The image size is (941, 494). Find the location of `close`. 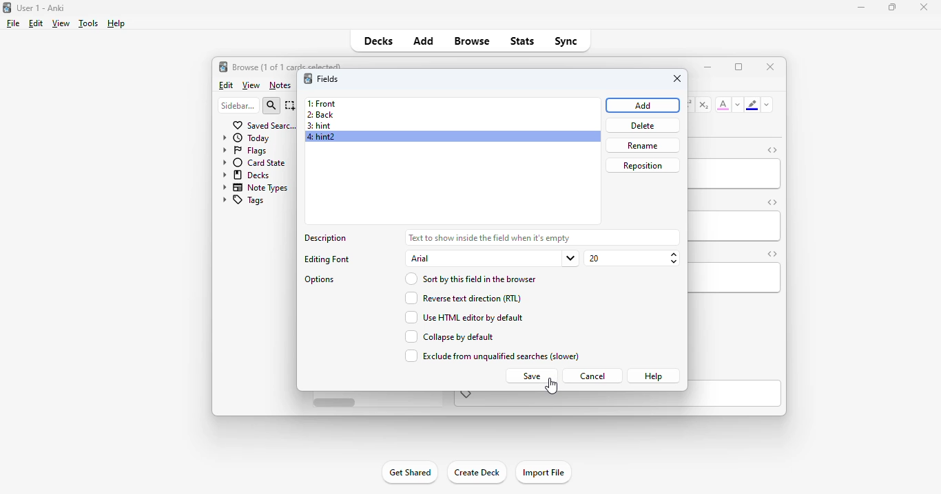

close is located at coordinates (678, 78).